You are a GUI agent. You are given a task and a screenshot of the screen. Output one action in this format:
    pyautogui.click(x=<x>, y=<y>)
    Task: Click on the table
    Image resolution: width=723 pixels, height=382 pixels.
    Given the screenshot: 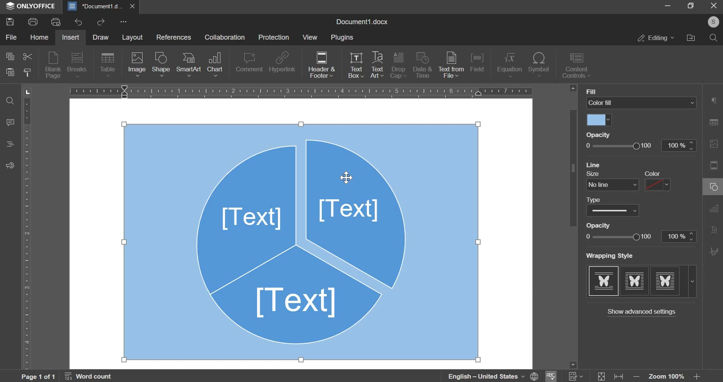 What is the action you would take?
    pyautogui.click(x=108, y=65)
    